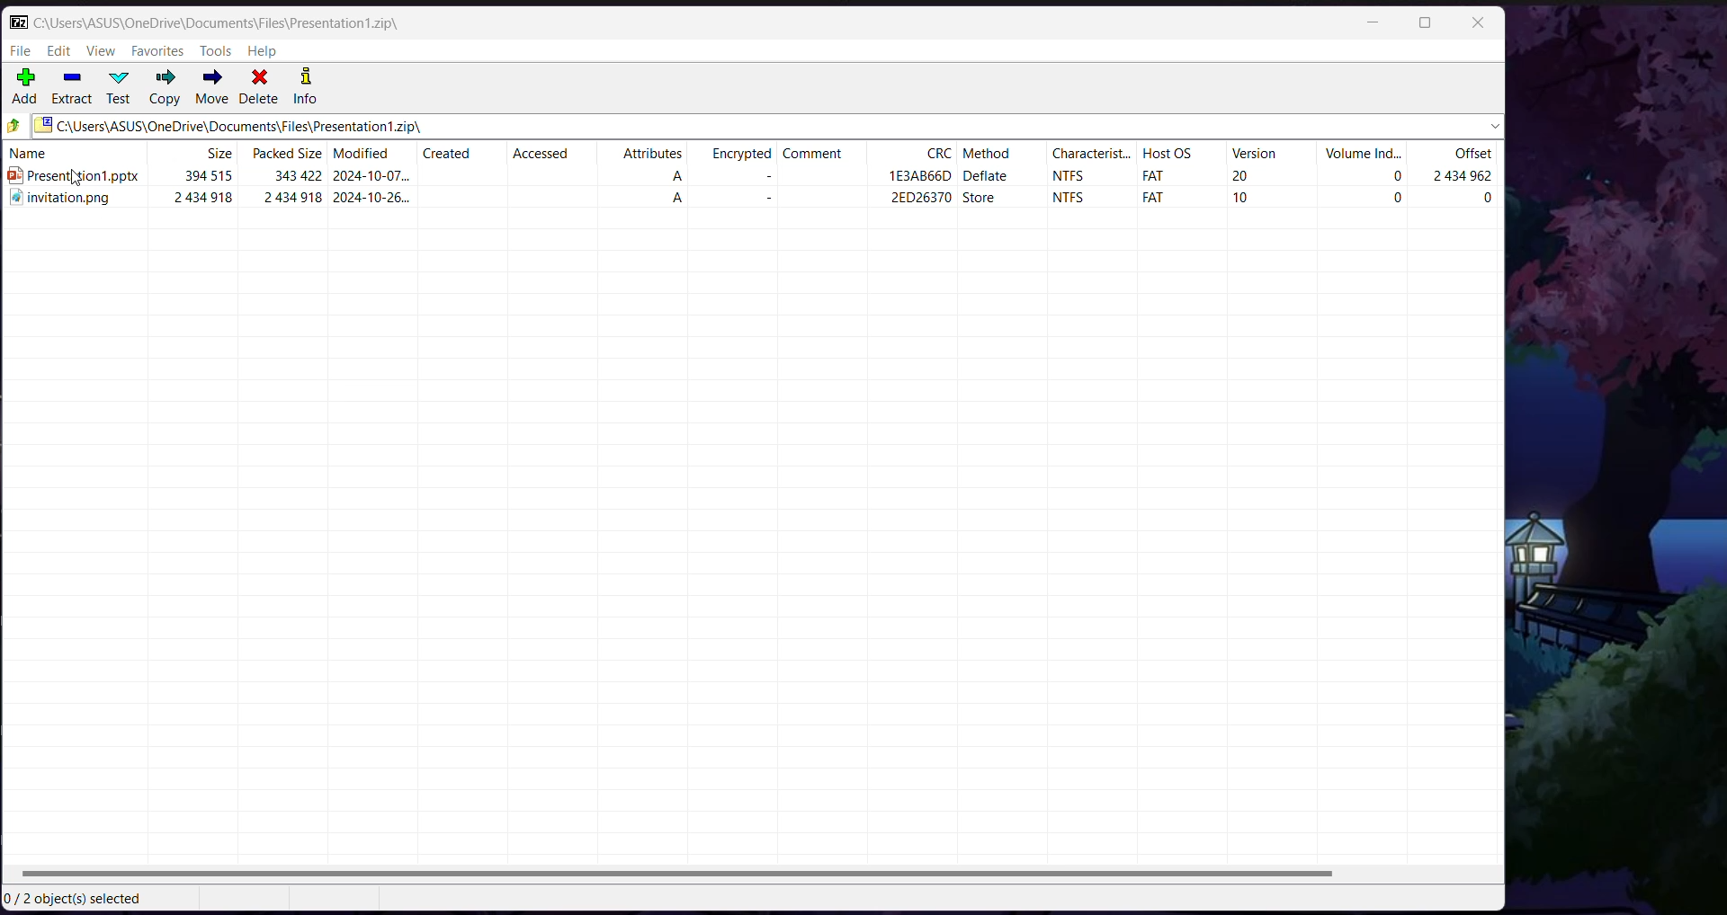 Image resolution: width=1727 pixels, height=915 pixels. I want to click on 10, so click(1250, 200).